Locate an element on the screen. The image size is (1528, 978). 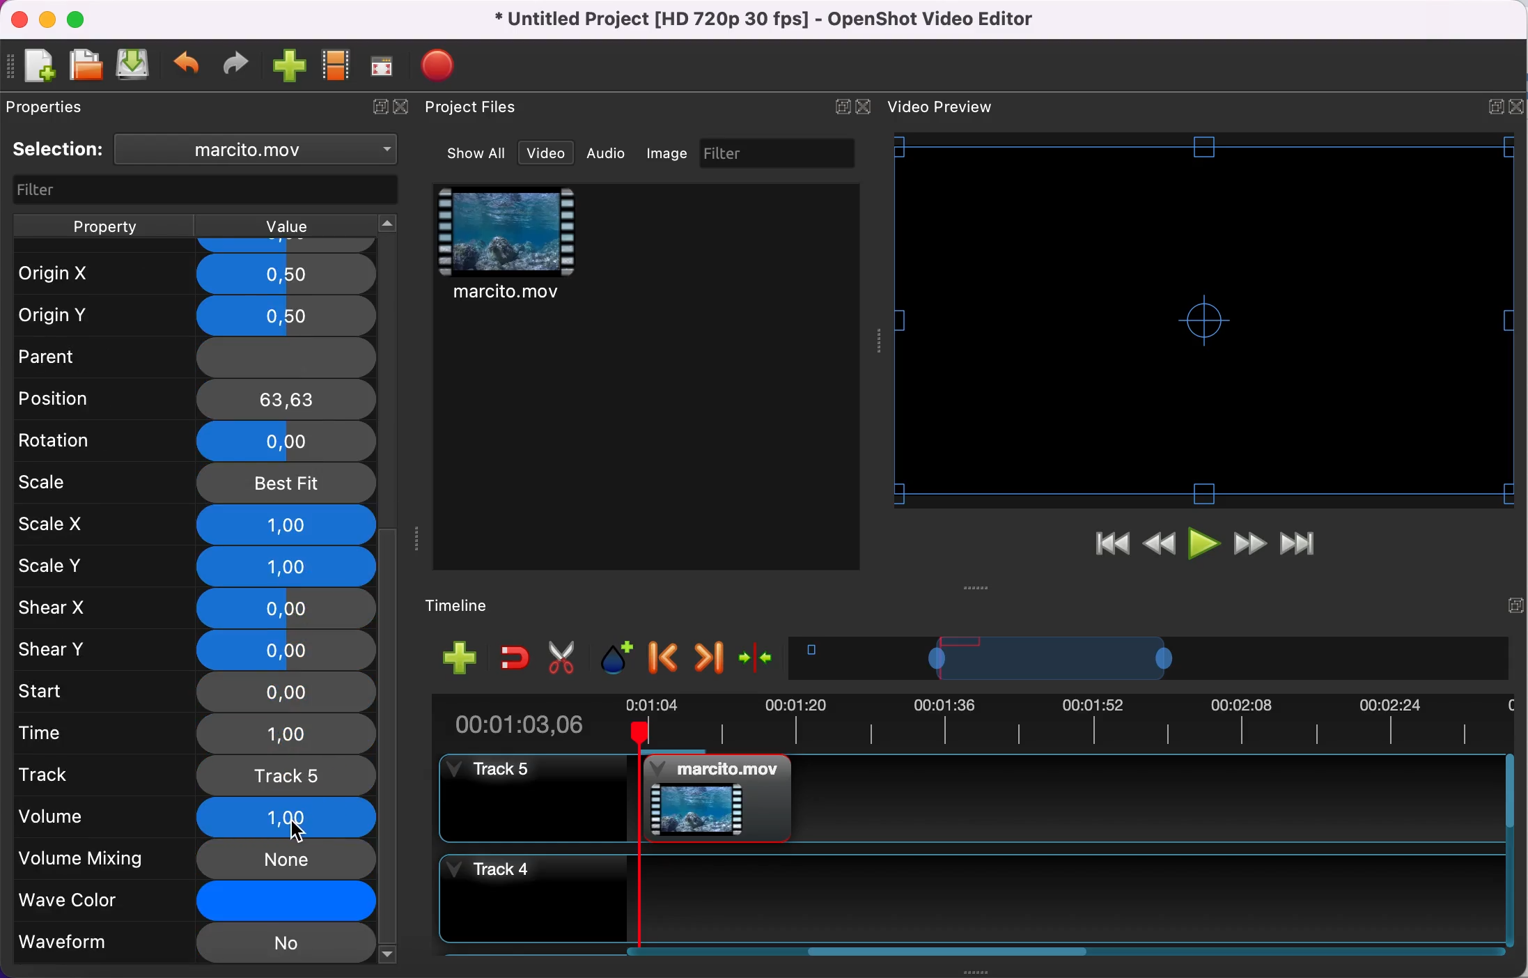
expand/hide is located at coordinates (376, 108).